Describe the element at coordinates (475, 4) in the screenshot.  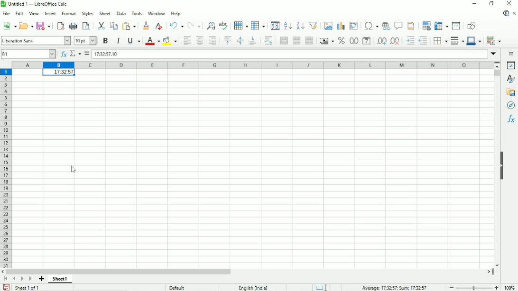
I see `Minimize` at that location.